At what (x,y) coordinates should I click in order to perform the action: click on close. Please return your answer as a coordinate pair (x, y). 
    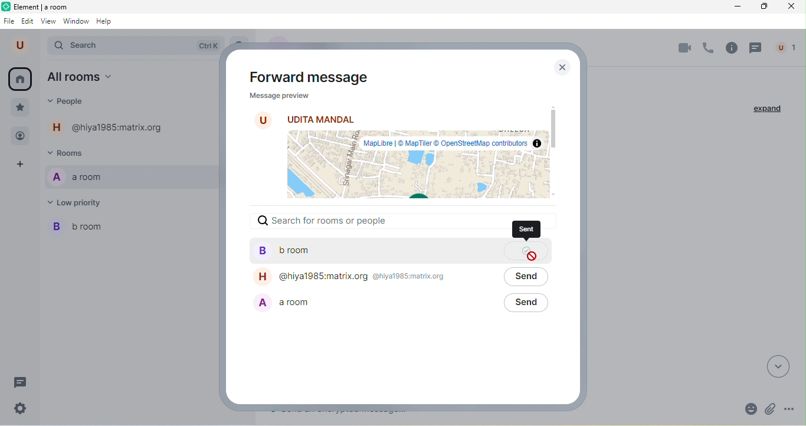
    Looking at the image, I should click on (791, 6).